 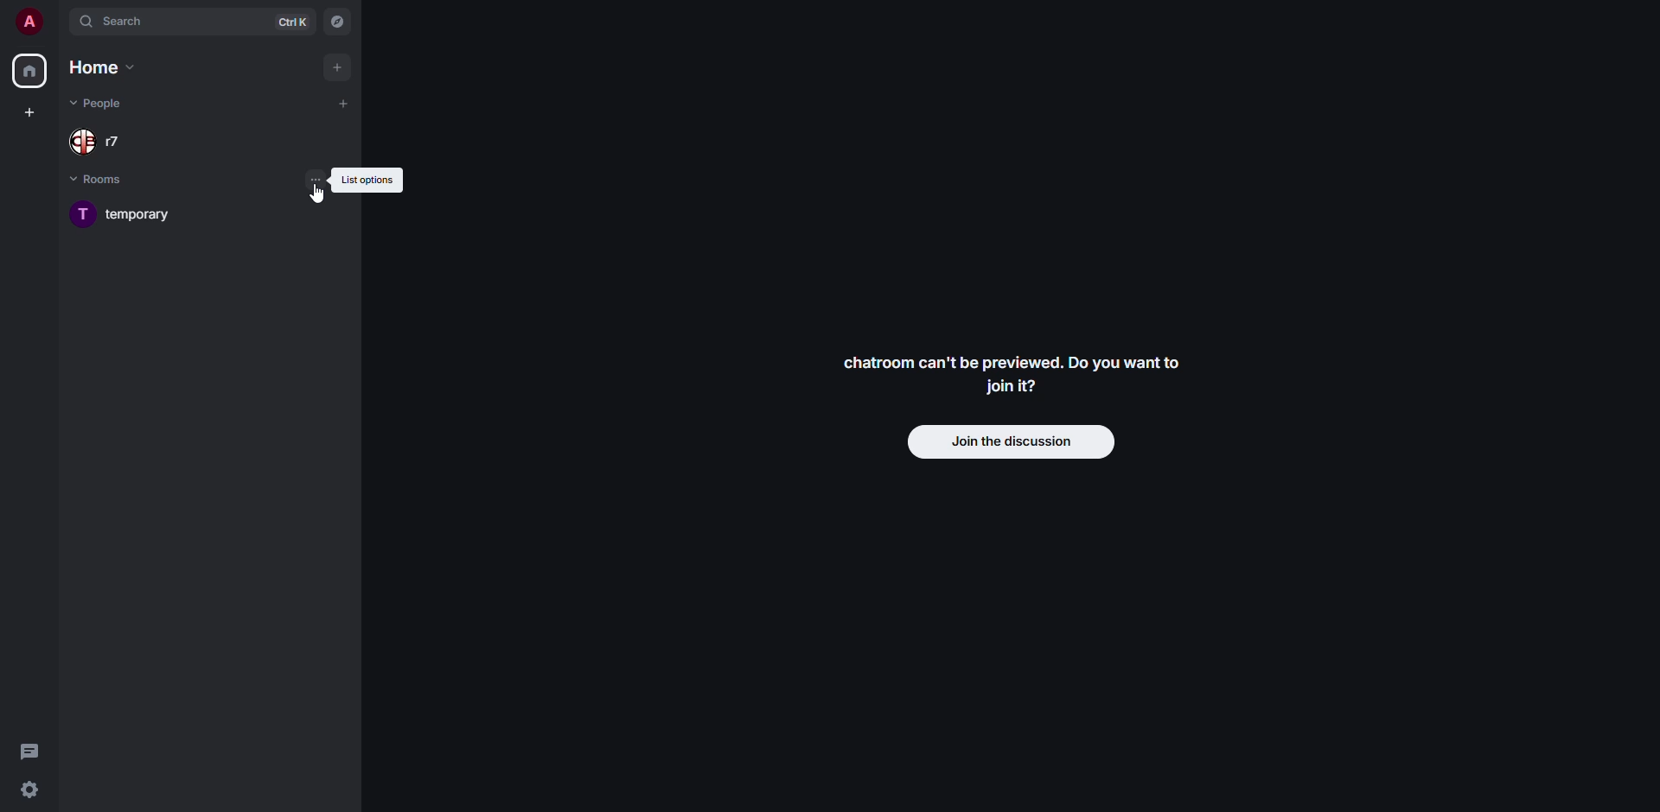 What do you see at coordinates (31, 72) in the screenshot?
I see `home` at bounding box center [31, 72].